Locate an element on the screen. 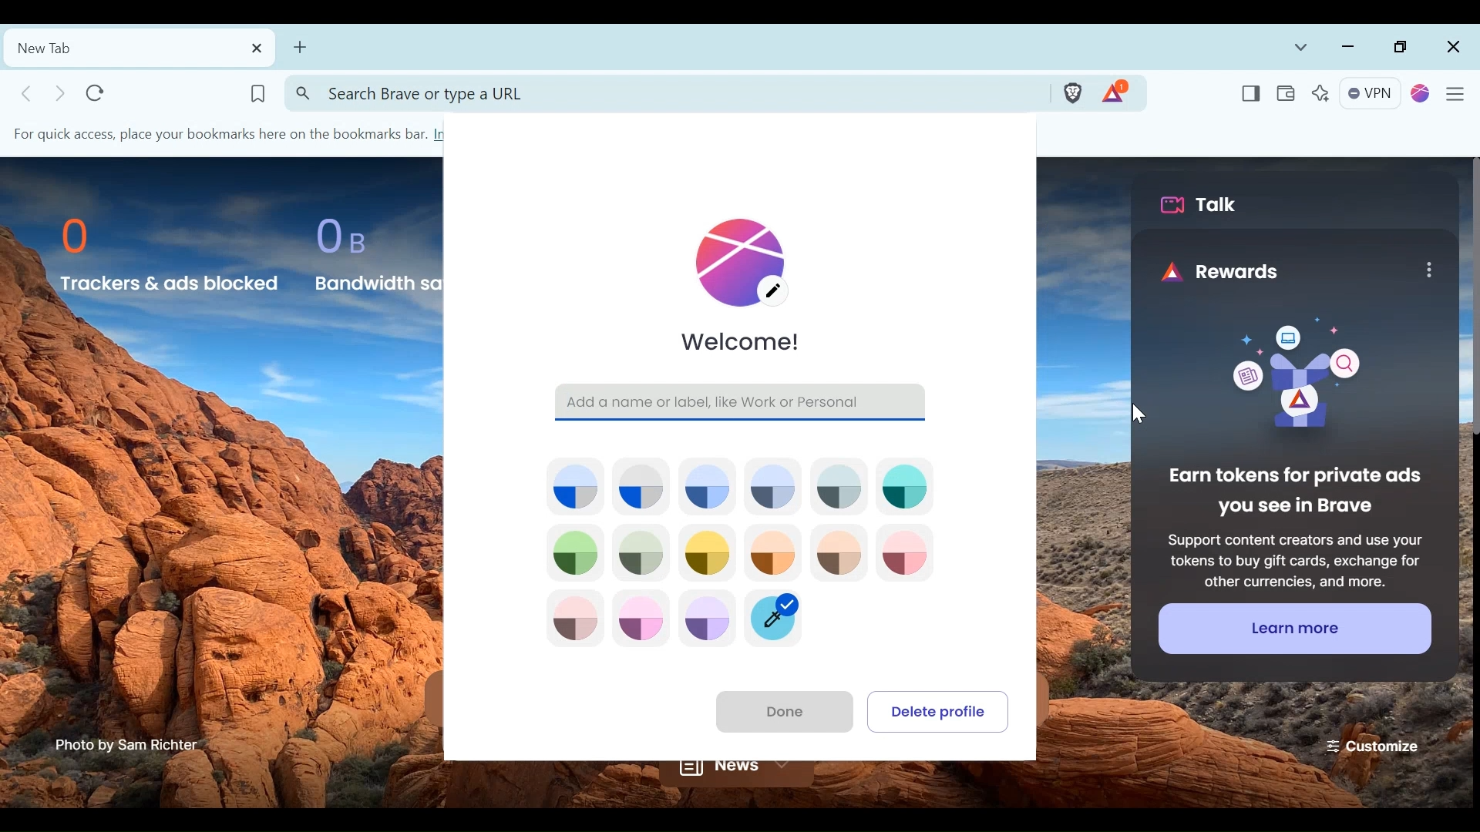 This screenshot has height=832, width=1480. Minimize is located at coordinates (1349, 48).